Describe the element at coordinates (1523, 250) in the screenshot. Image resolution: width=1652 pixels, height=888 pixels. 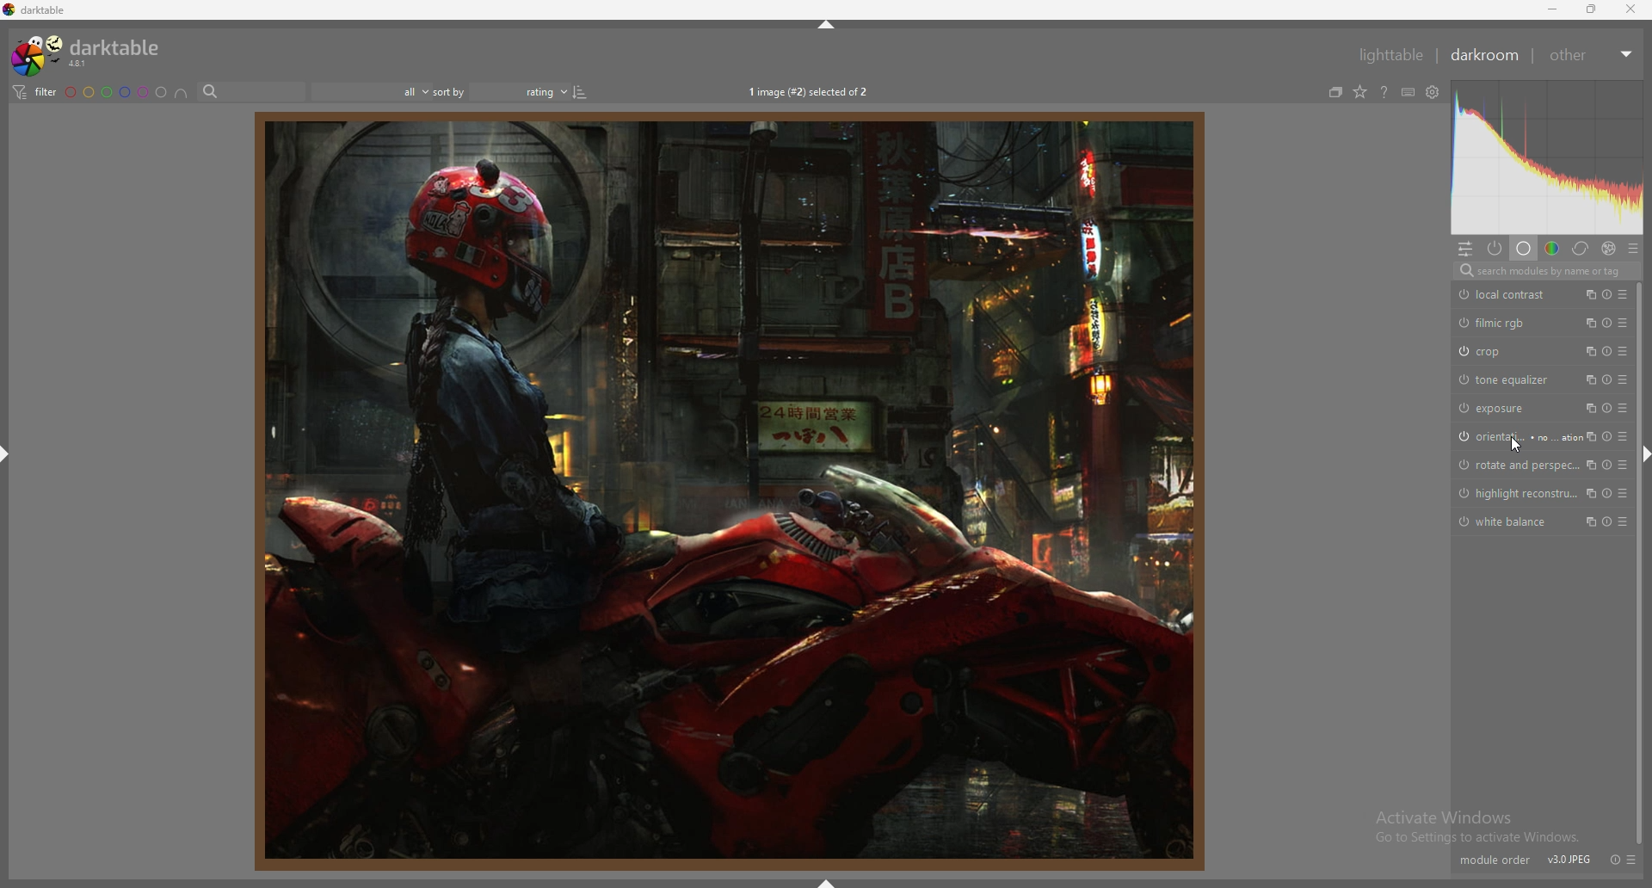
I see `base` at that location.